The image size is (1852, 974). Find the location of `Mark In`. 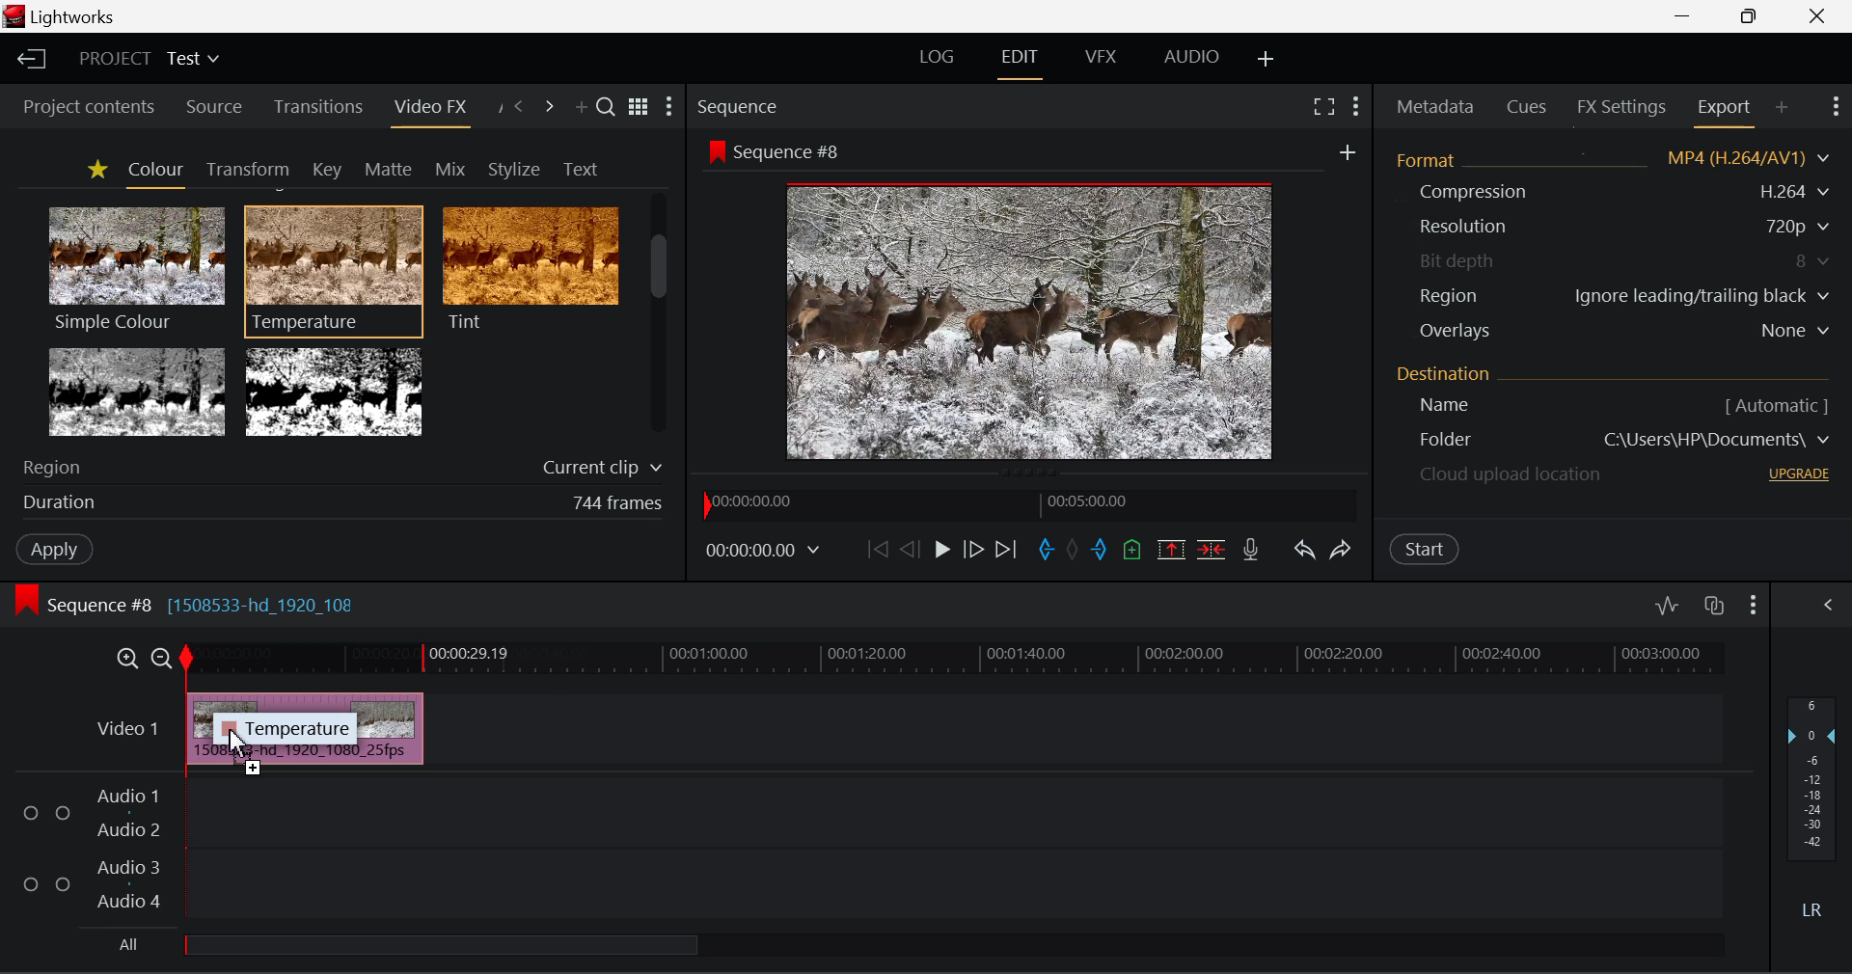

Mark In is located at coordinates (1044, 551).